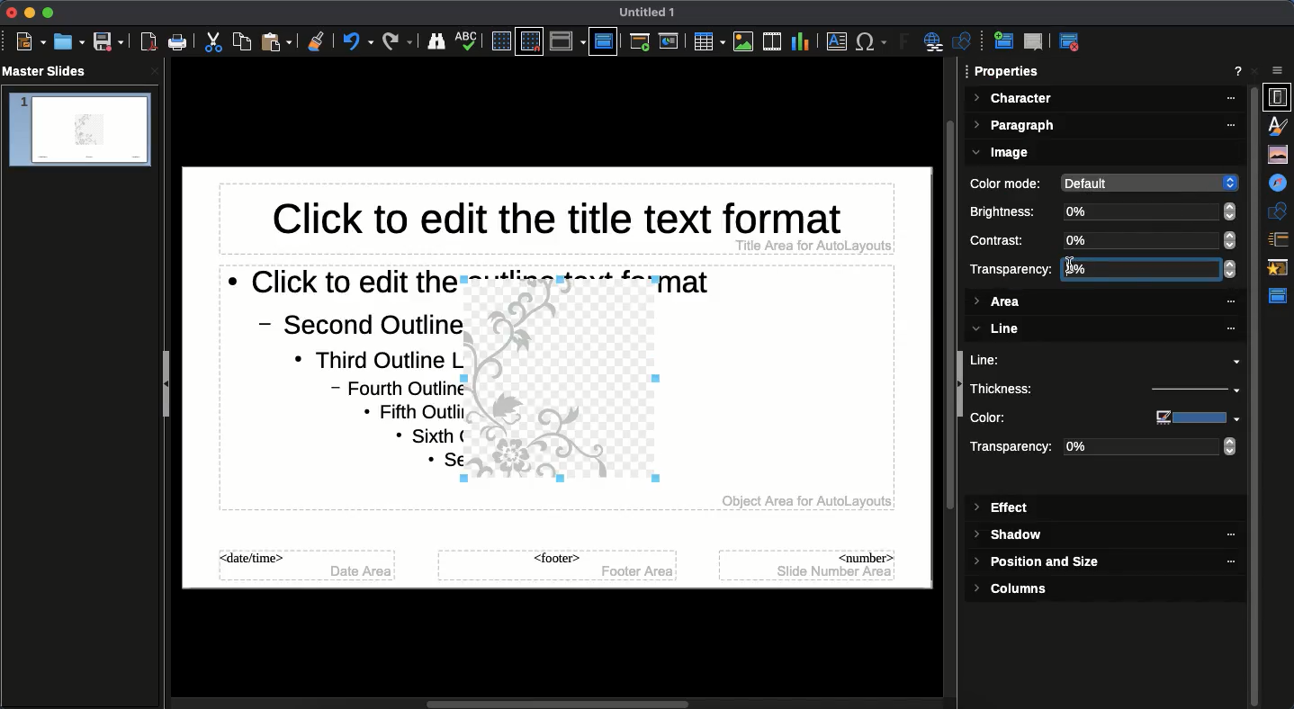 The height and width of the screenshot is (709, 1294). I want to click on properties scroll bar, so click(1255, 413).